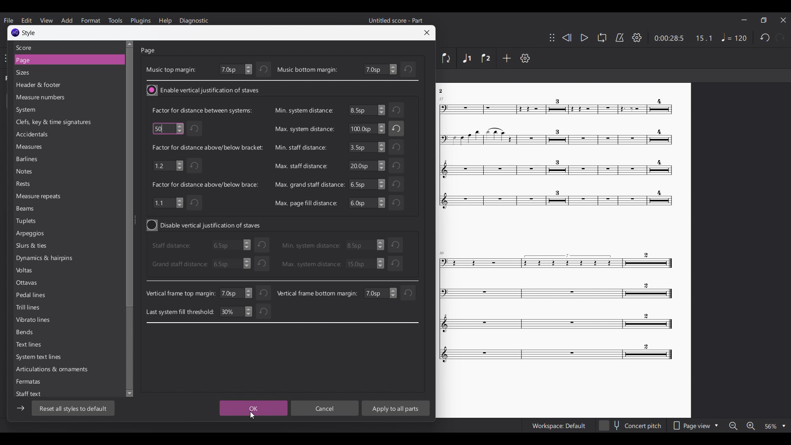 This screenshot has width=791, height=445. Describe the element at coordinates (262, 313) in the screenshot. I see `Undo` at that location.